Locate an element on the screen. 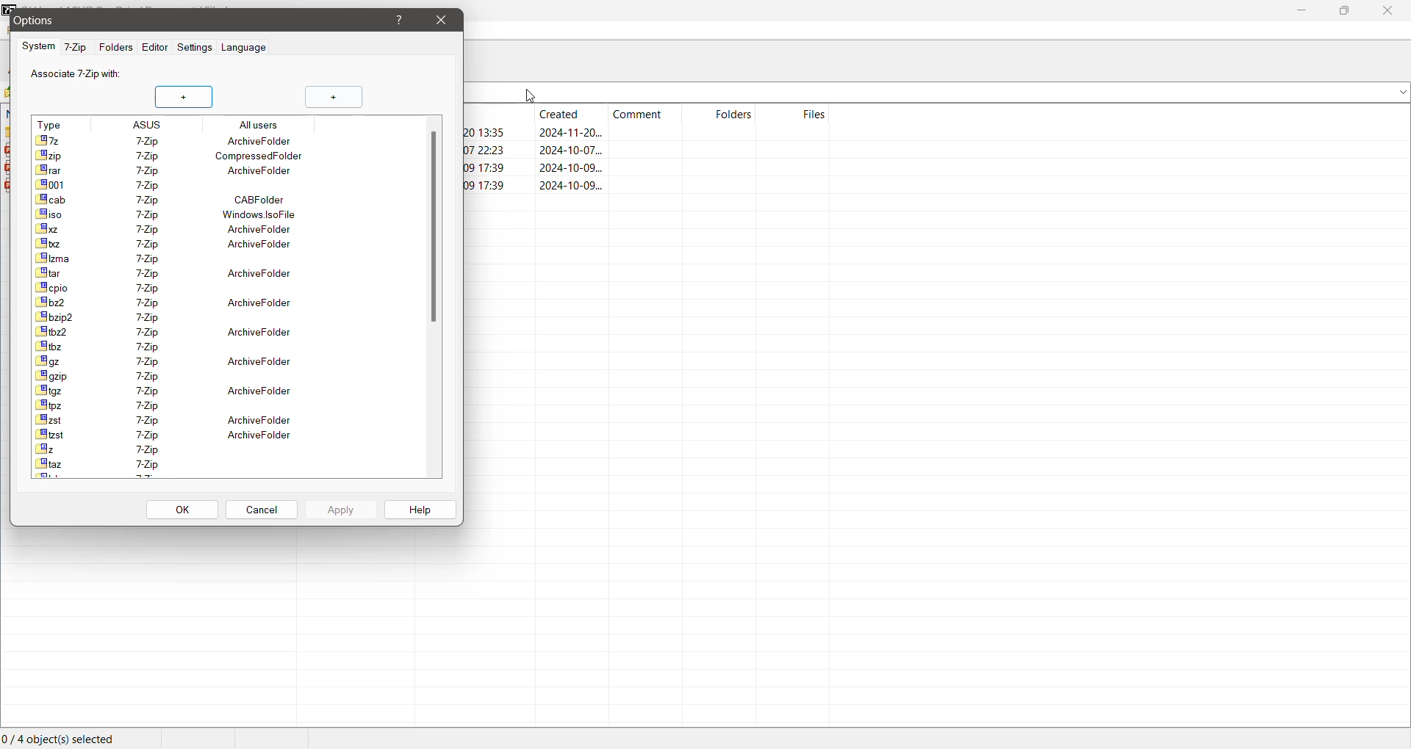  Archive folder is located at coordinates (172, 170).